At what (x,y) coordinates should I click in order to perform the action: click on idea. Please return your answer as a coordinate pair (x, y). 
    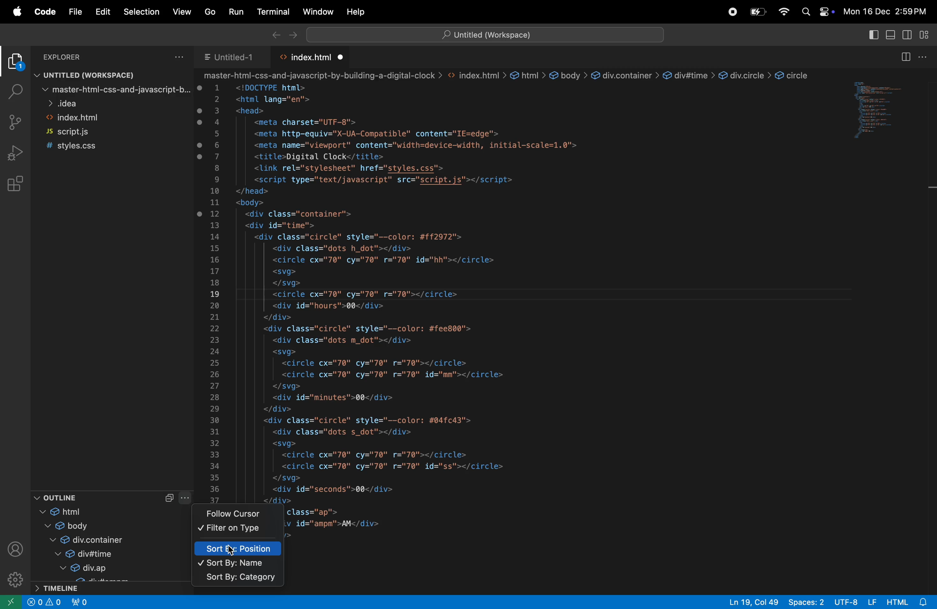
    Looking at the image, I should click on (115, 103).